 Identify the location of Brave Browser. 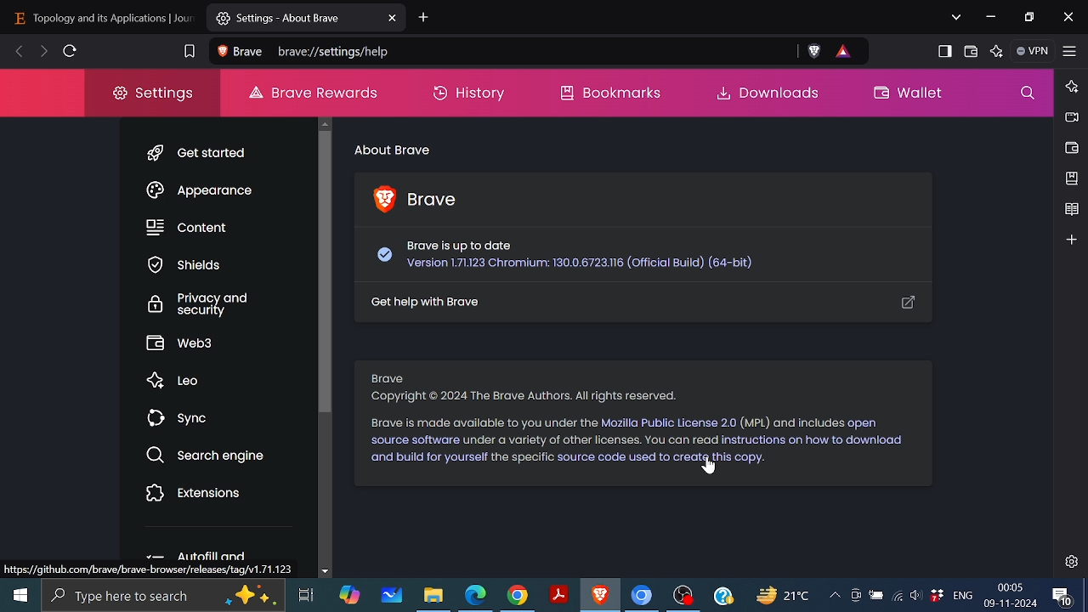
(599, 597).